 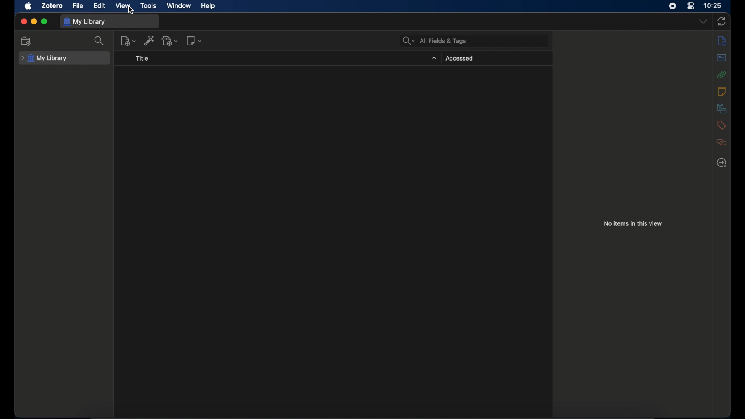 What do you see at coordinates (690, 6) in the screenshot?
I see `control center` at bounding box center [690, 6].